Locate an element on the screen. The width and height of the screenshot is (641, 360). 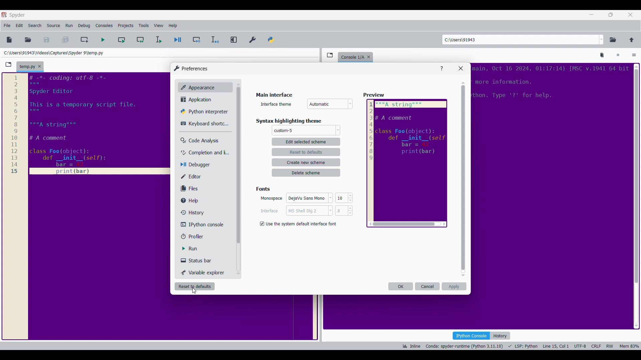
File menu is located at coordinates (7, 25).